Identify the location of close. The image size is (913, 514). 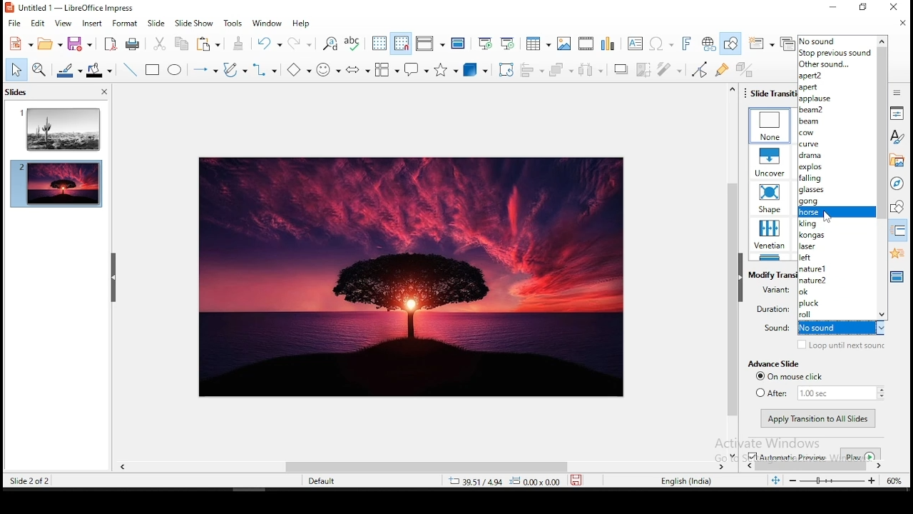
(901, 23).